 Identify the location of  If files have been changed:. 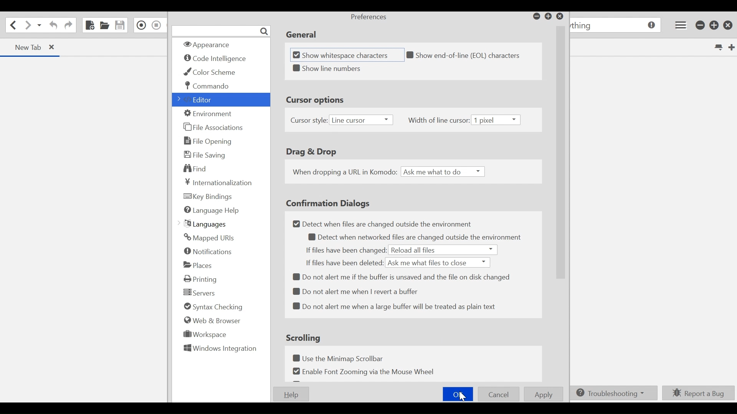
(345, 250).